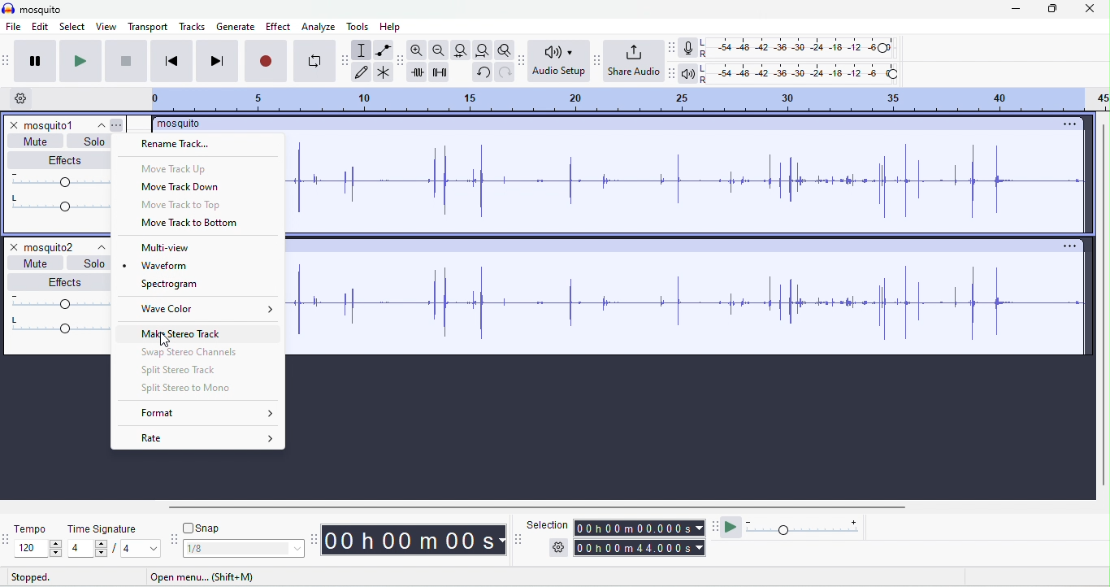 This screenshot has height=587, width=1110. Describe the element at coordinates (346, 60) in the screenshot. I see `audacity tools tool bar` at that location.